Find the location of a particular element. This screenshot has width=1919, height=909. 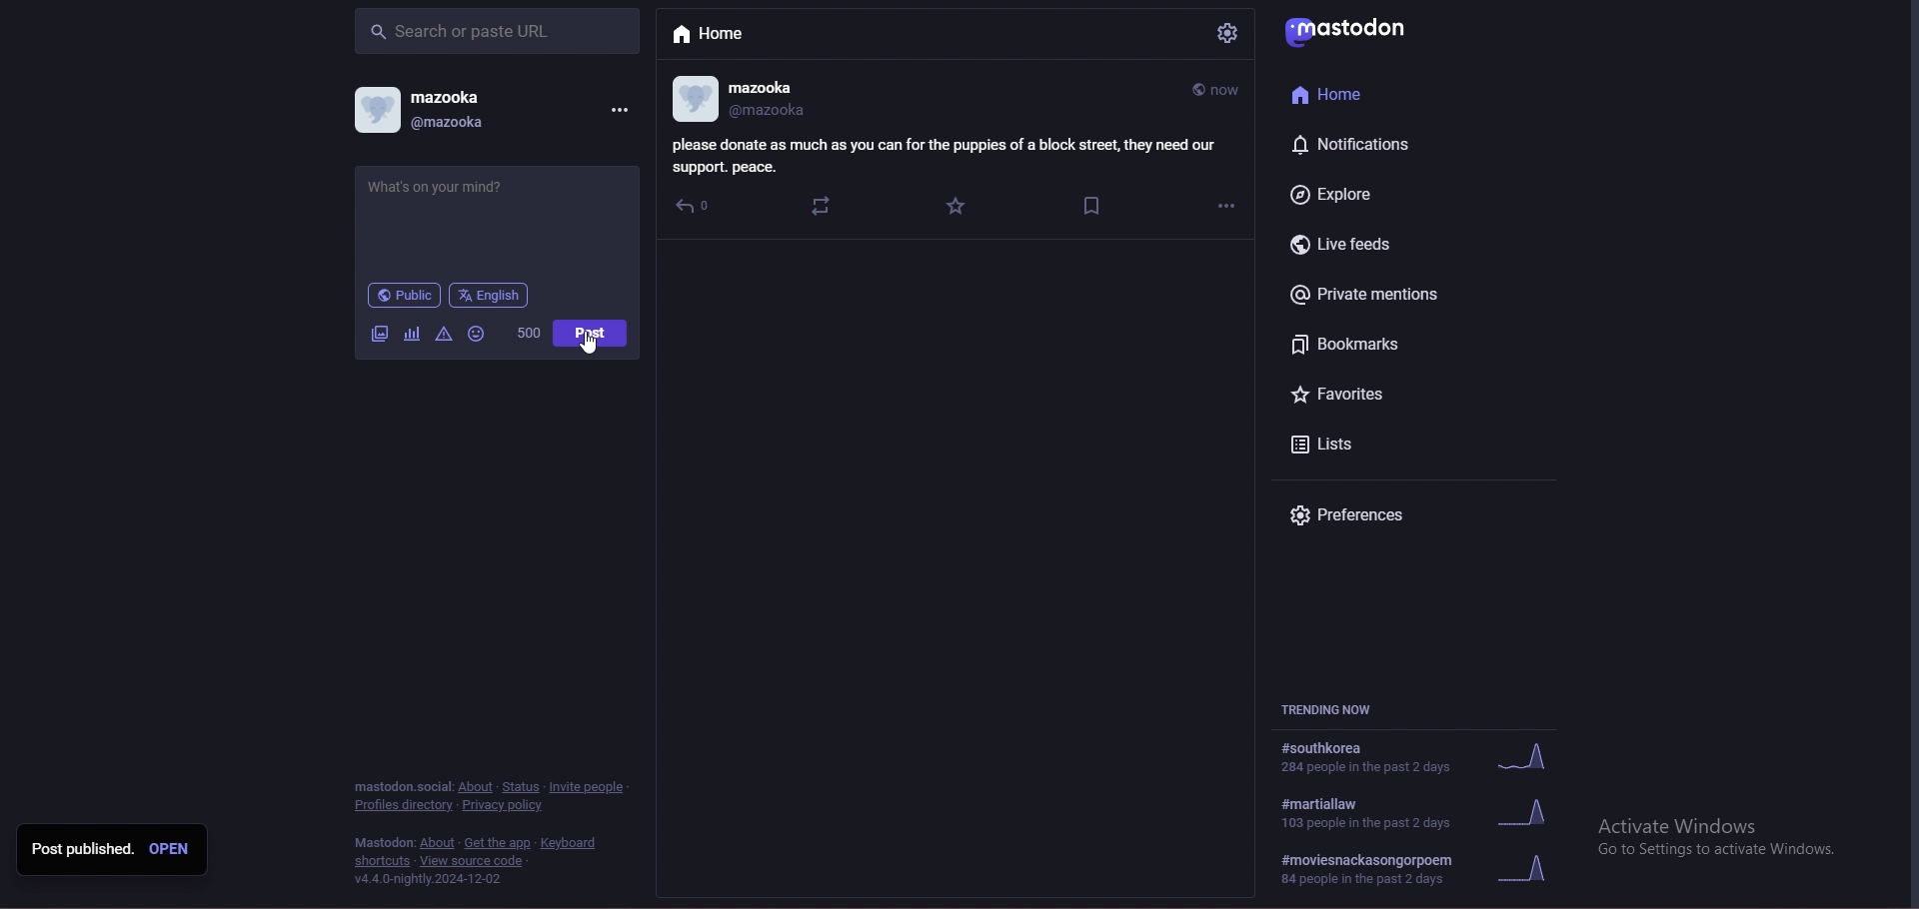

status is located at coordinates (520, 787).